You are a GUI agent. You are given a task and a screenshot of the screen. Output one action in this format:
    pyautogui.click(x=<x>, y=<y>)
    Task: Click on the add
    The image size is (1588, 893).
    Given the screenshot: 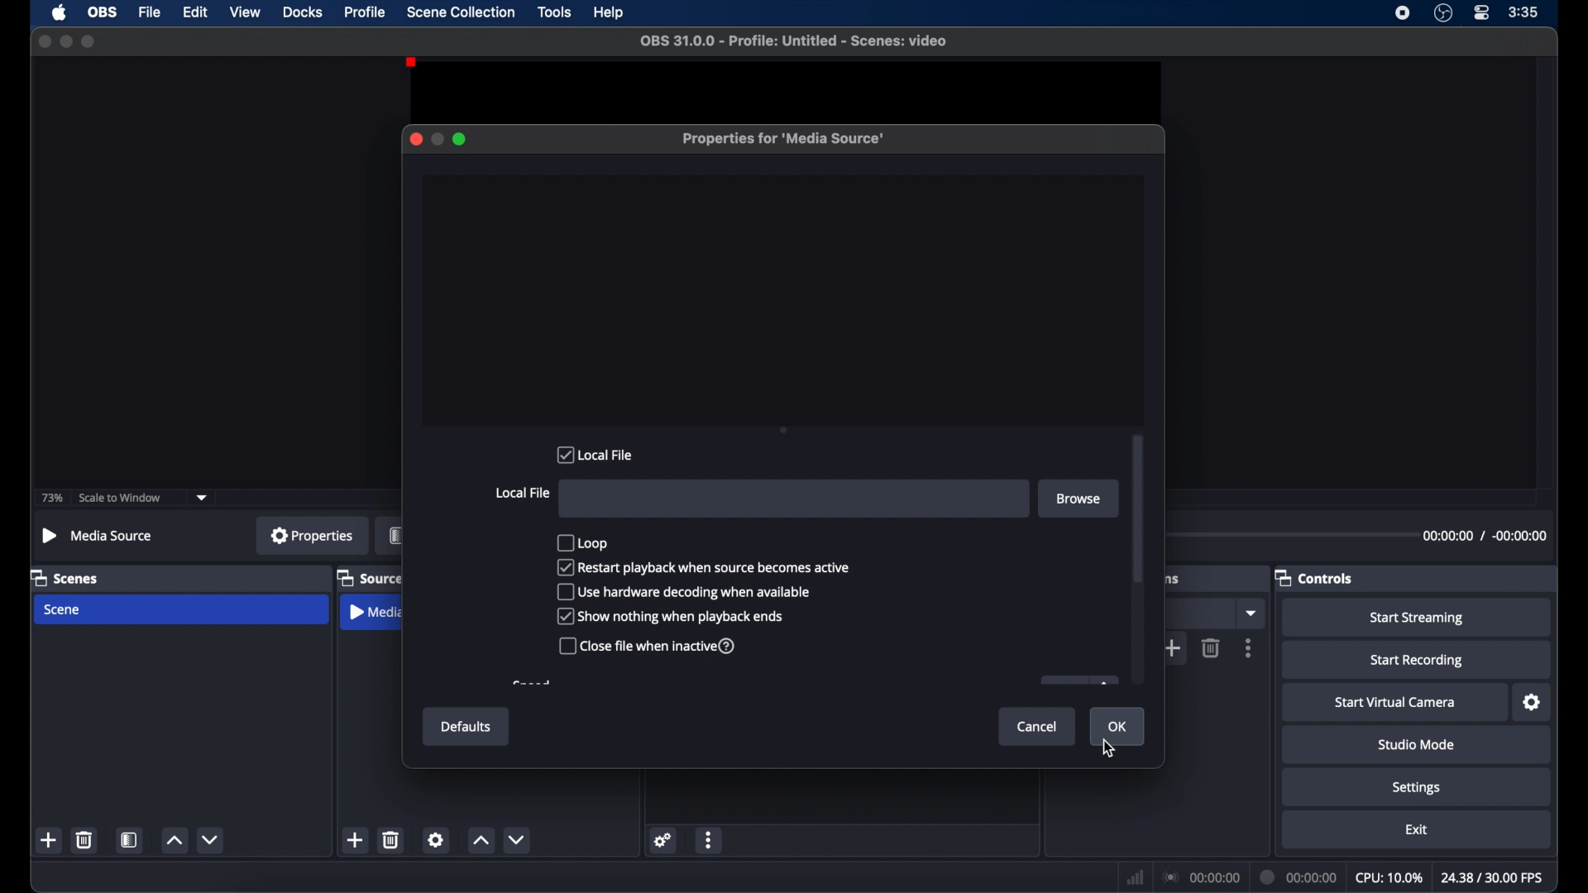 What is the action you would take?
    pyautogui.click(x=356, y=839)
    